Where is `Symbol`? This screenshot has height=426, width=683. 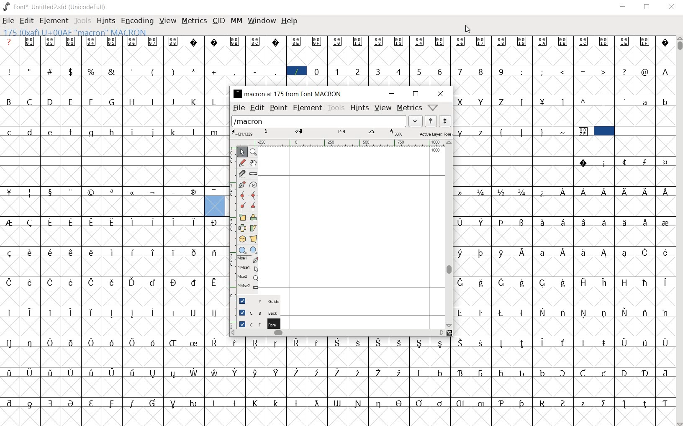
Symbol is located at coordinates (480, 404).